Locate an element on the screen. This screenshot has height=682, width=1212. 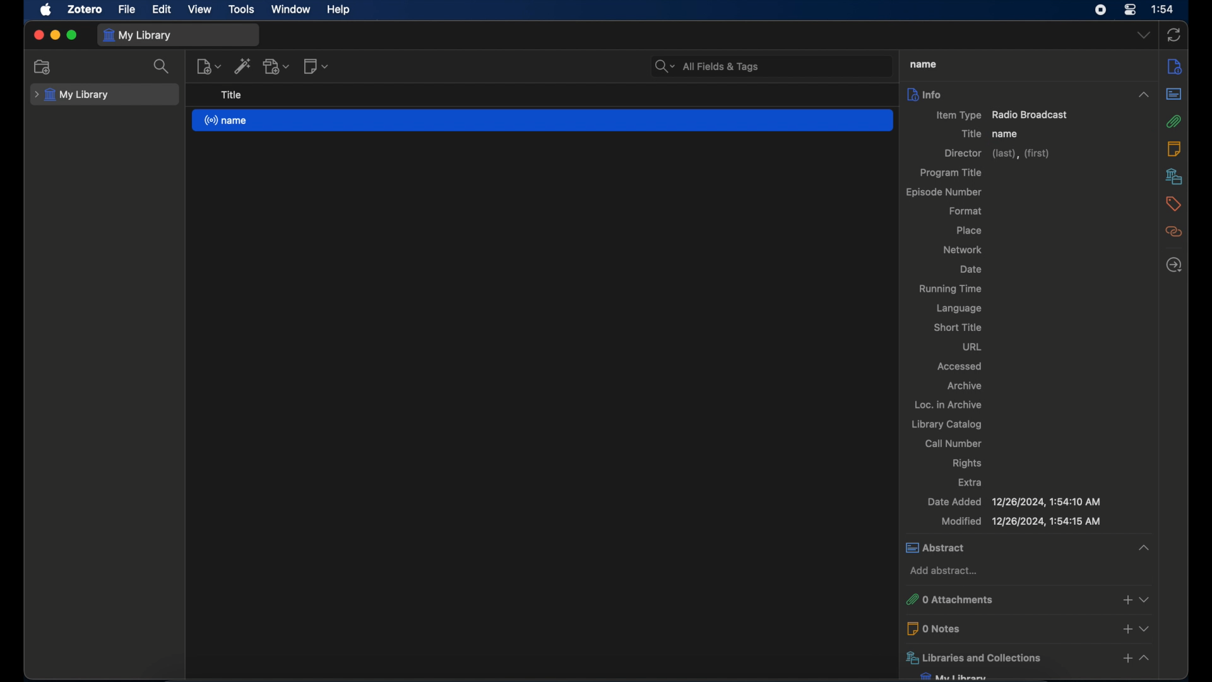
add item by identifier is located at coordinates (244, 66).